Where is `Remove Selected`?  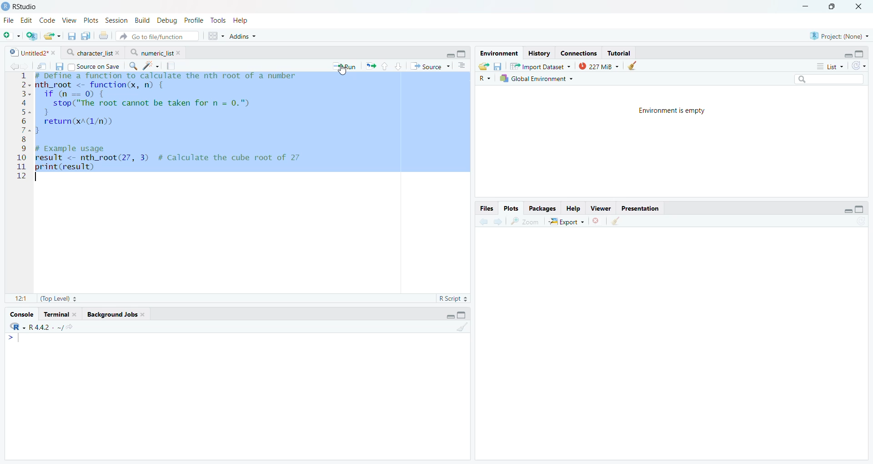 Remove Selected is located at coordinates (598, 221).